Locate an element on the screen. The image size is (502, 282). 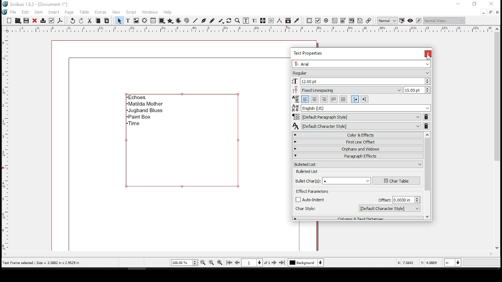
vertical scale is located at coordinates (4, 142).